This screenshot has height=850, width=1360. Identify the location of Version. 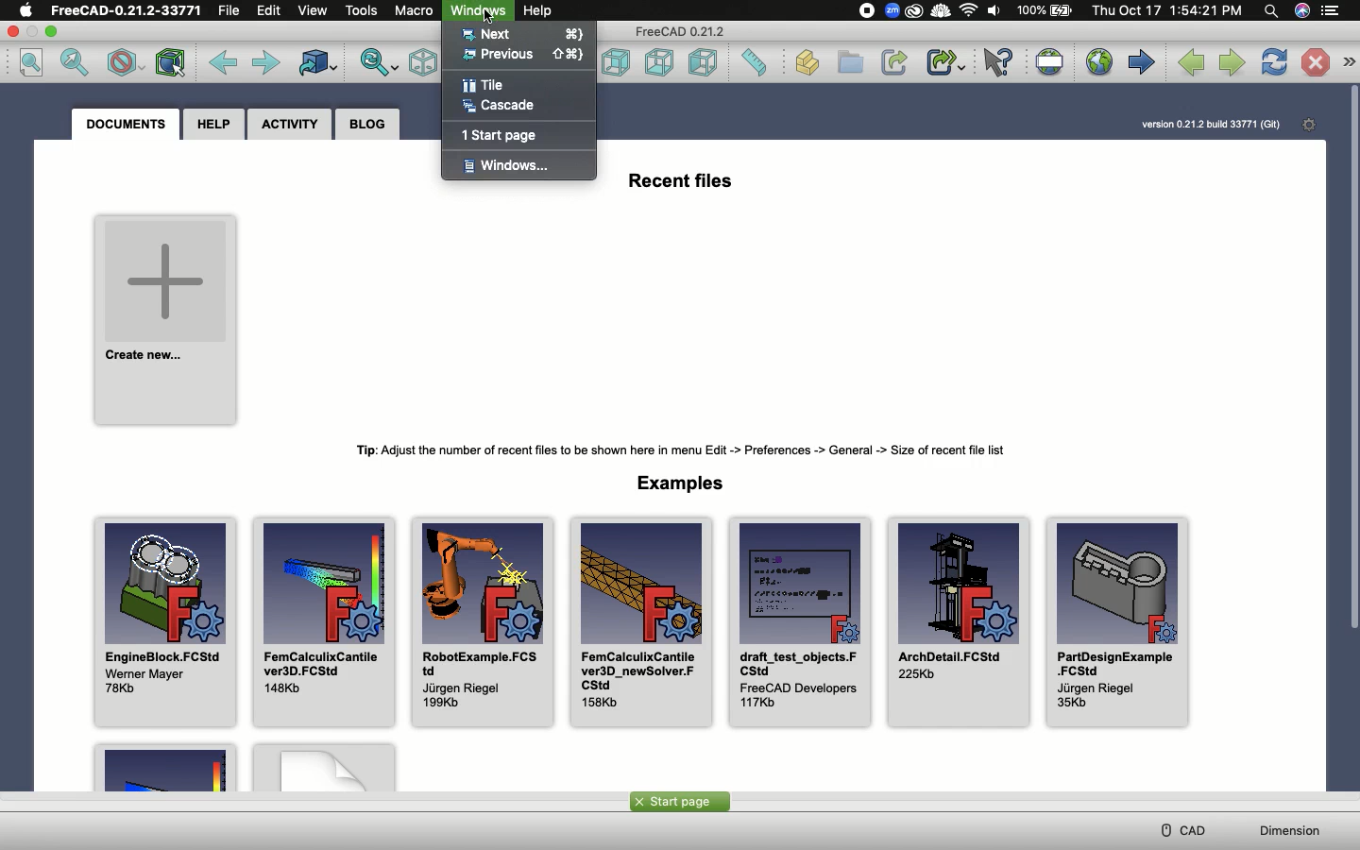
(1214, 125).